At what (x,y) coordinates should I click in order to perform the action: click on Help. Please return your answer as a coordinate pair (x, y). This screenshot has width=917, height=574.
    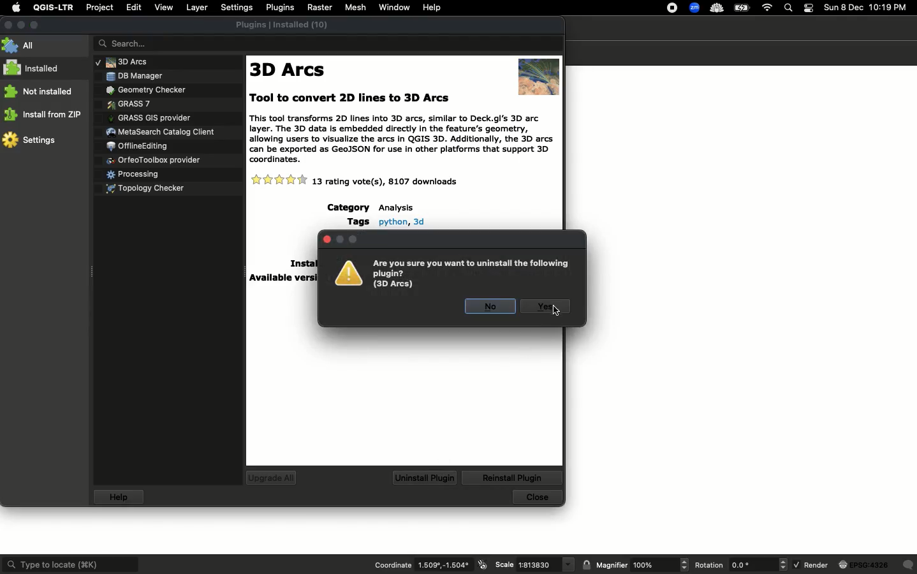
    Looking at the image, I should click on (120, 497).